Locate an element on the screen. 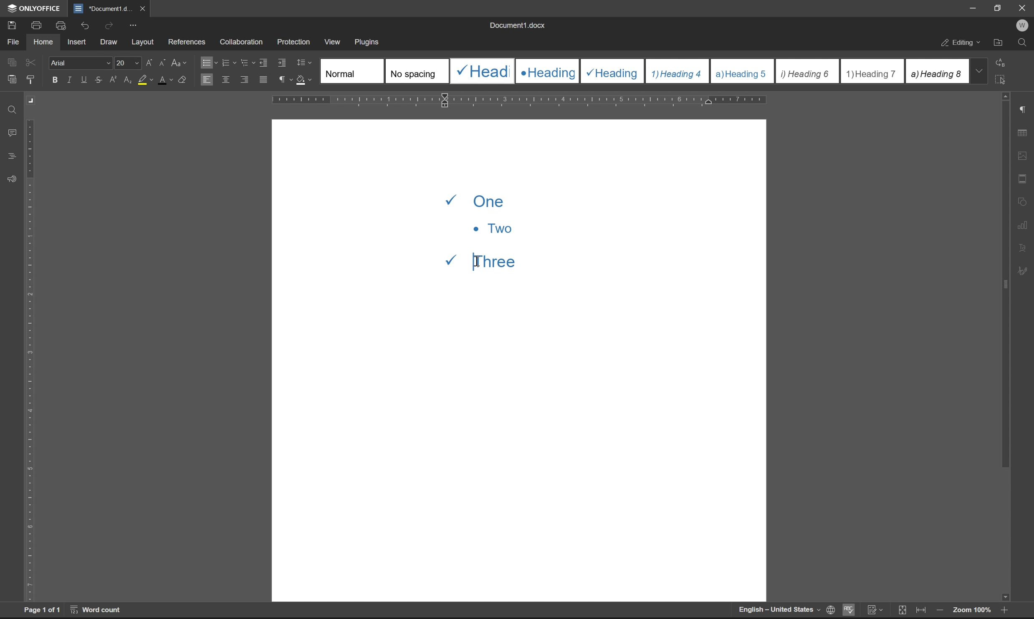  ruler is located at coordinates (30, 360).